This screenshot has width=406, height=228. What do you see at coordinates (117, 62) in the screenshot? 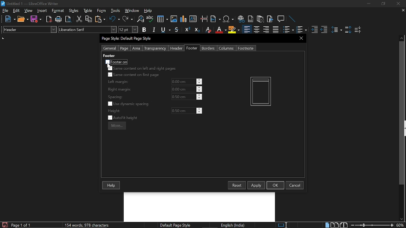
I see `Footer on` at bounding box center [117, 62].